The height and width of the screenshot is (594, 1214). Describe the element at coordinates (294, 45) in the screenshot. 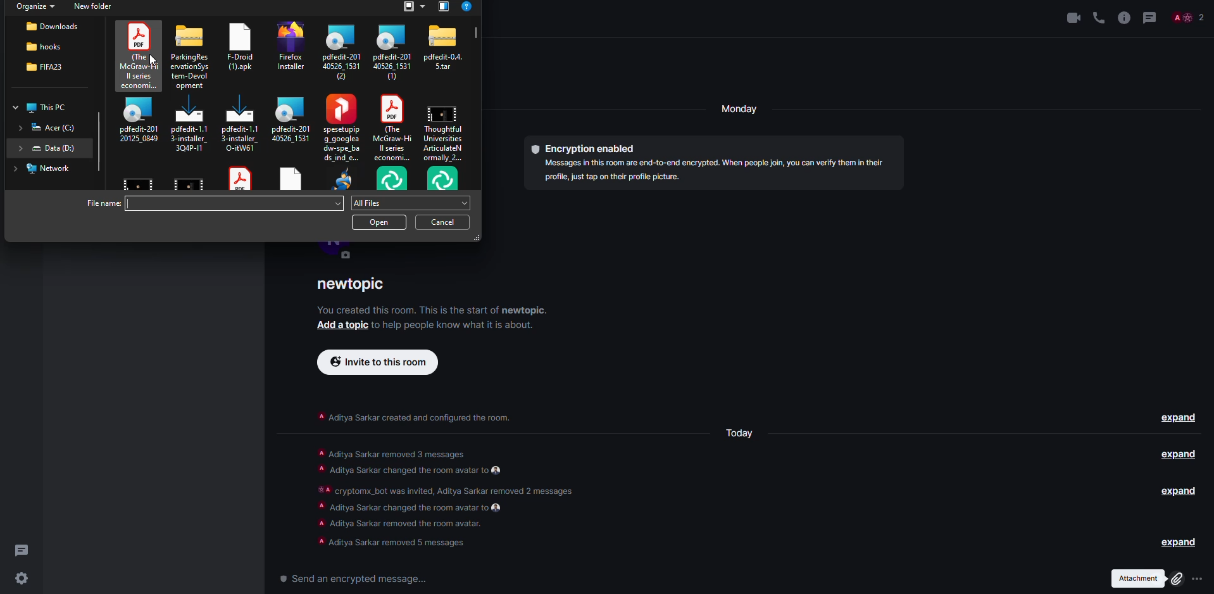

I see `file` at that location.